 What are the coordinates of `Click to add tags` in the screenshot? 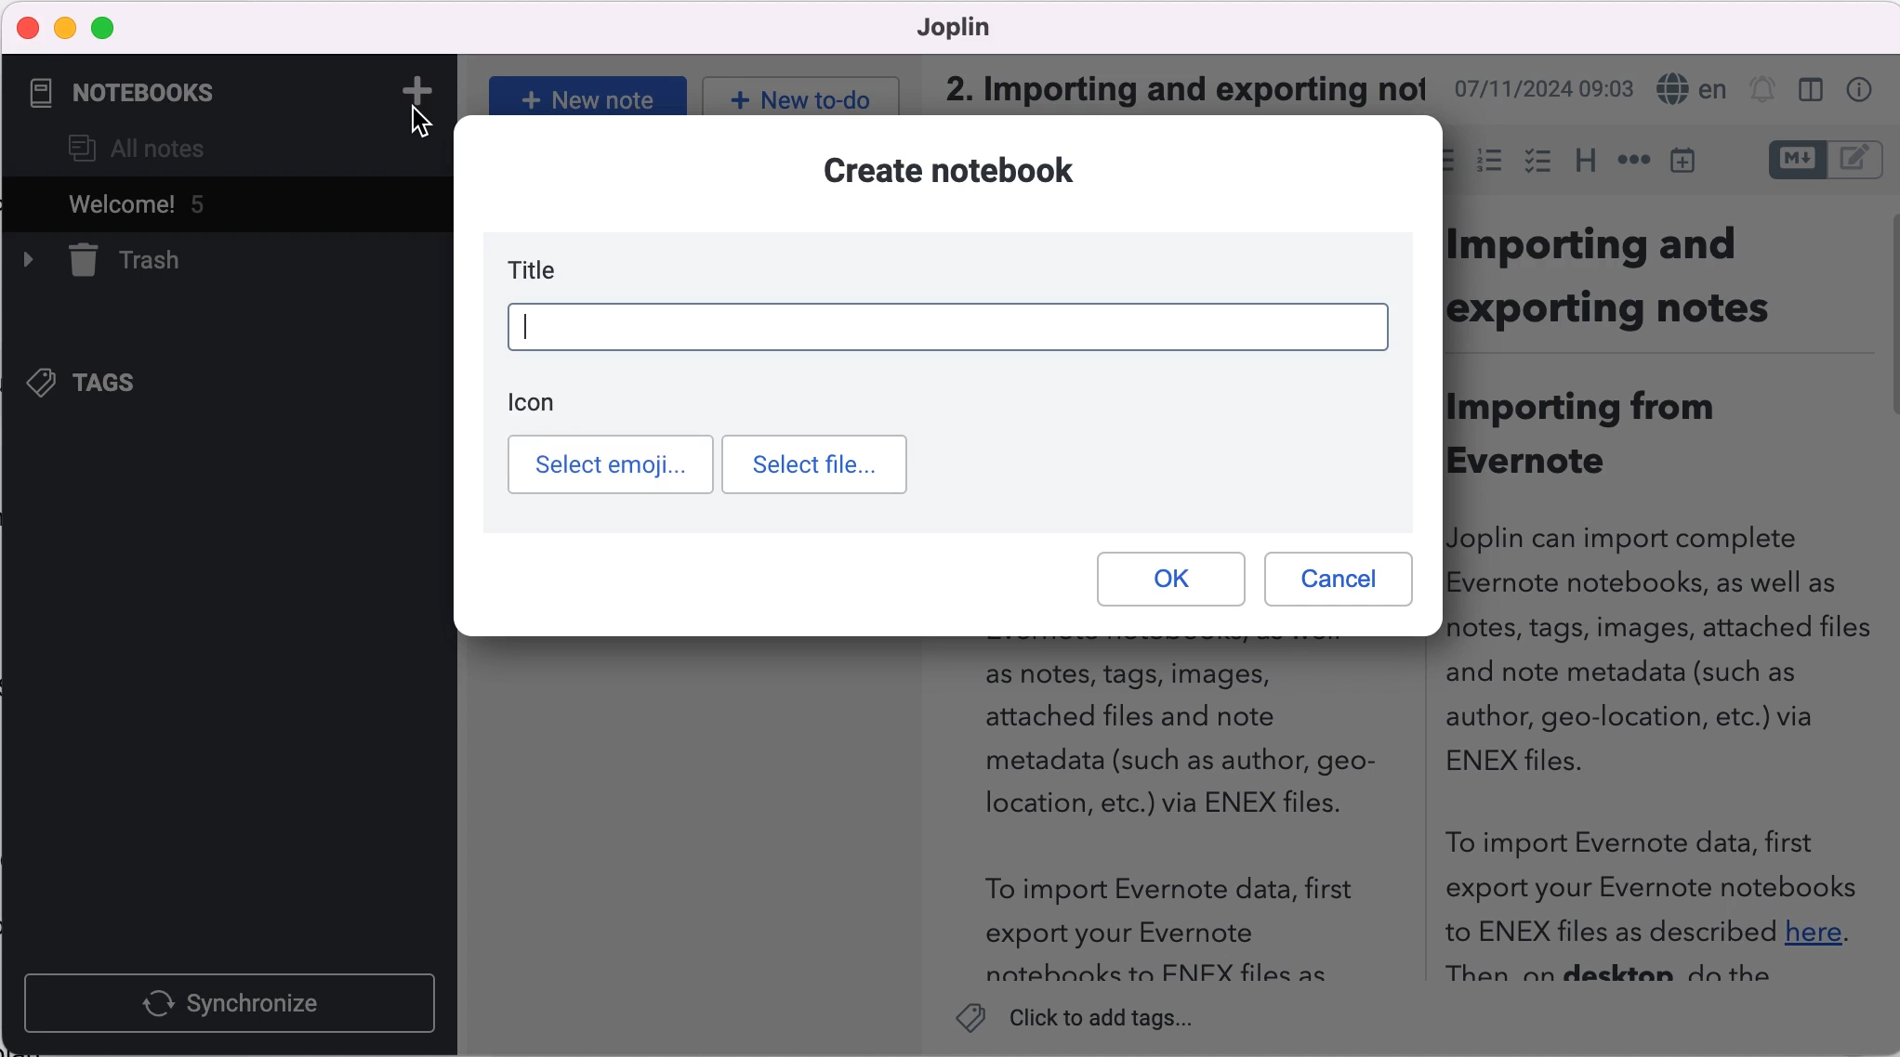 It's located at (1097, 1024).